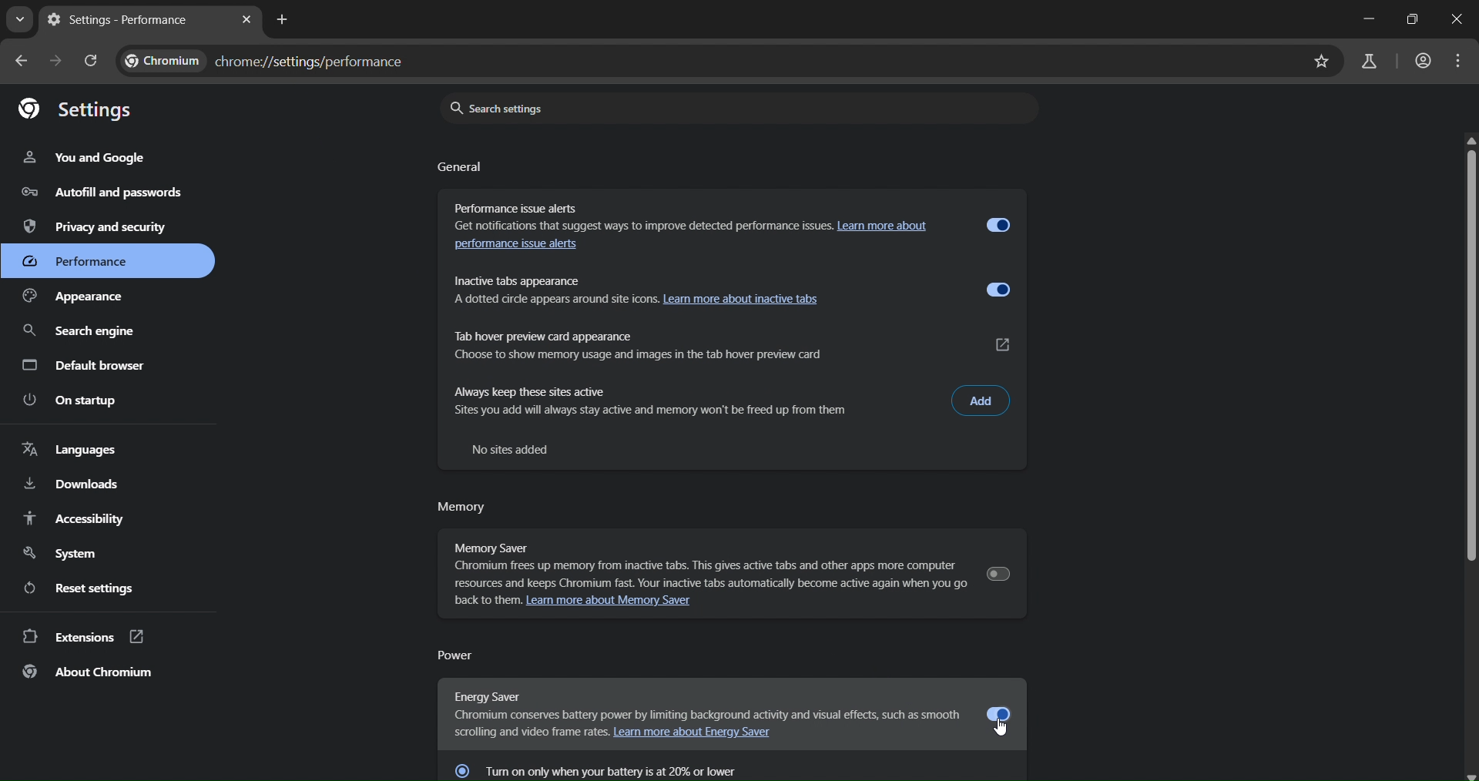 The height and width of the screenshot is (781, 1479). Describe the element at coordinates (462, 509) in the screenshot. I see `memory ` at that location.